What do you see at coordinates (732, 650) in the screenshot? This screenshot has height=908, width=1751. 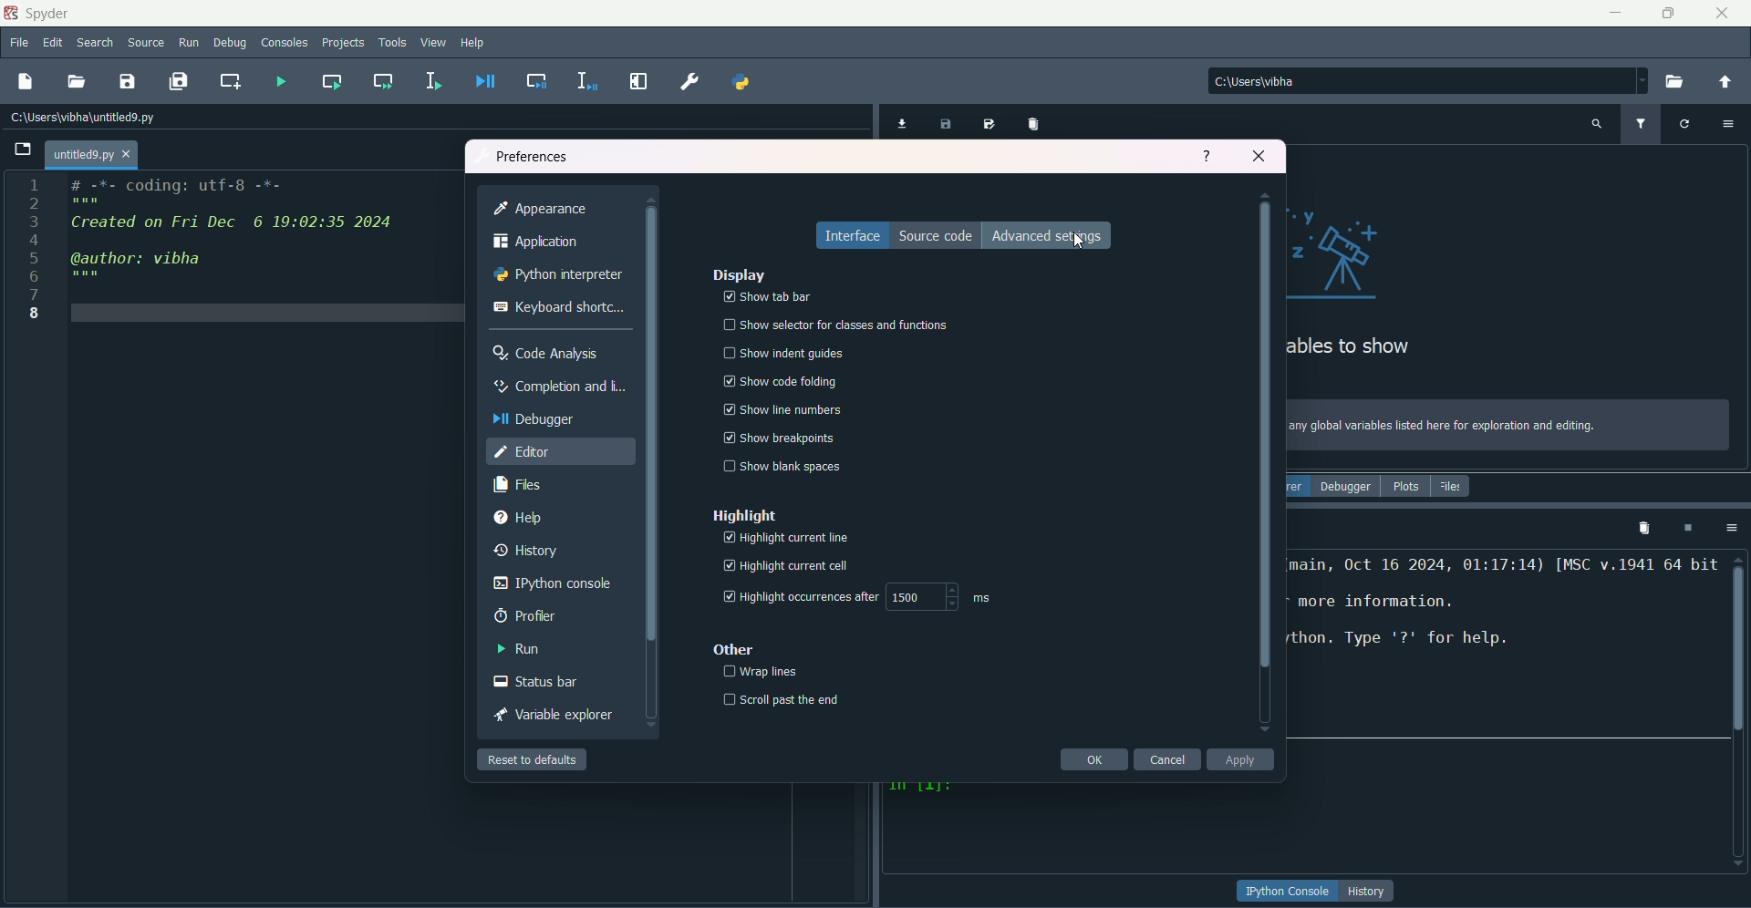 I see `other` at bounding box center [732, 650].